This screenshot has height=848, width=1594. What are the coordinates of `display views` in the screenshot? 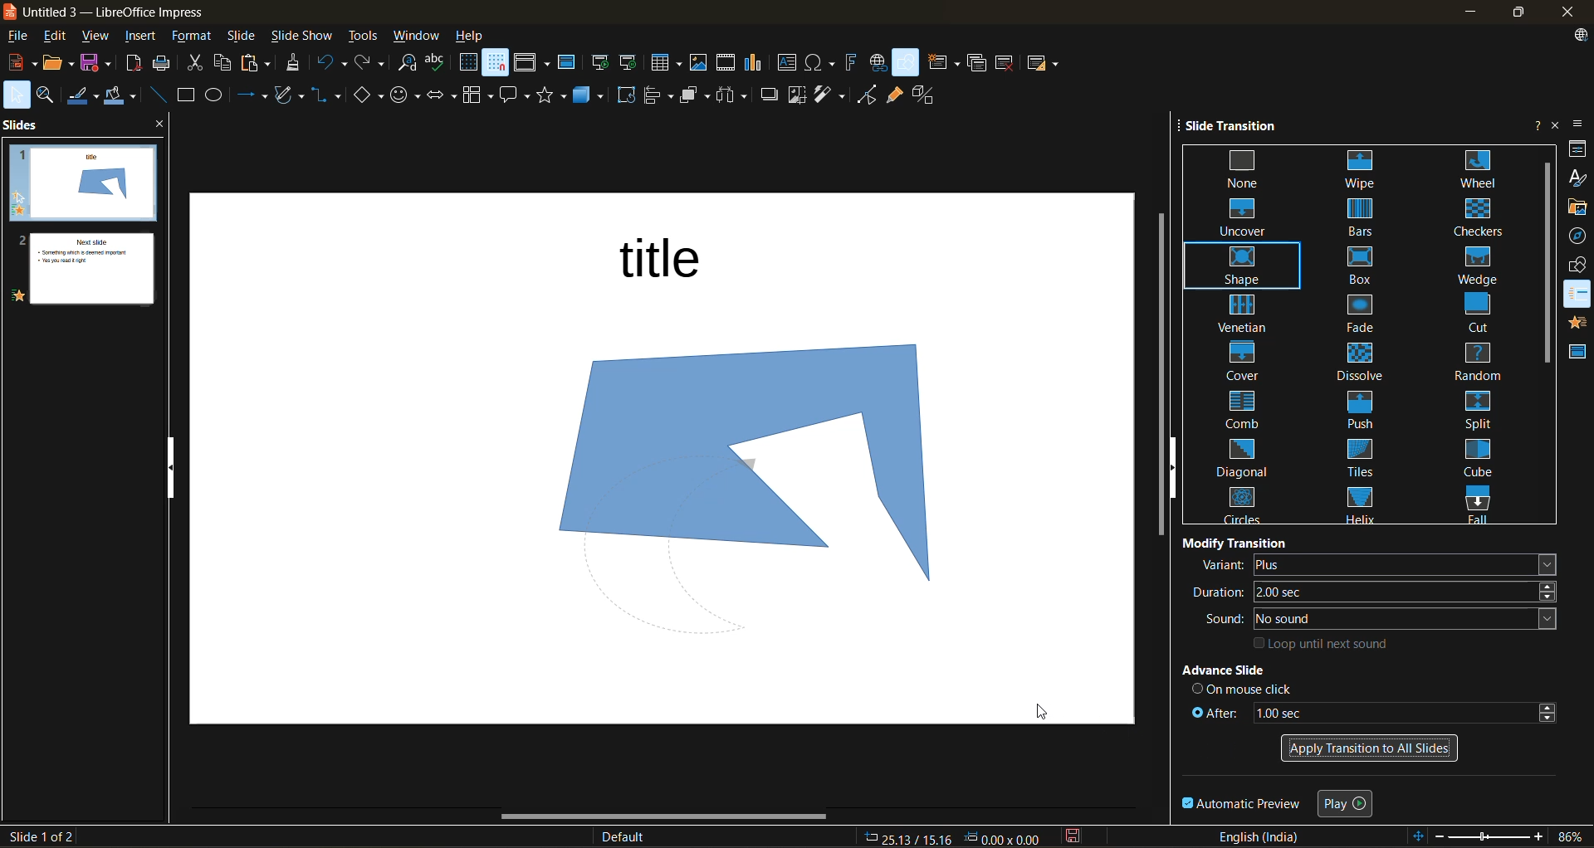 It's located at (533, 65).